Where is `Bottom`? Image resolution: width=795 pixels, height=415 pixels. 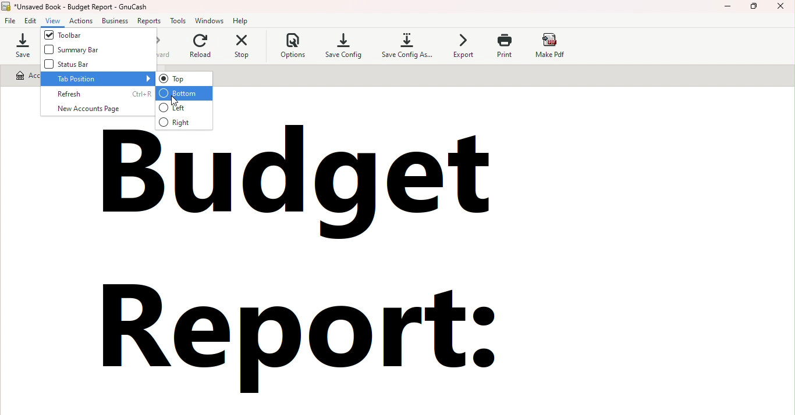
Bottom is located at coordinates (185, 93).